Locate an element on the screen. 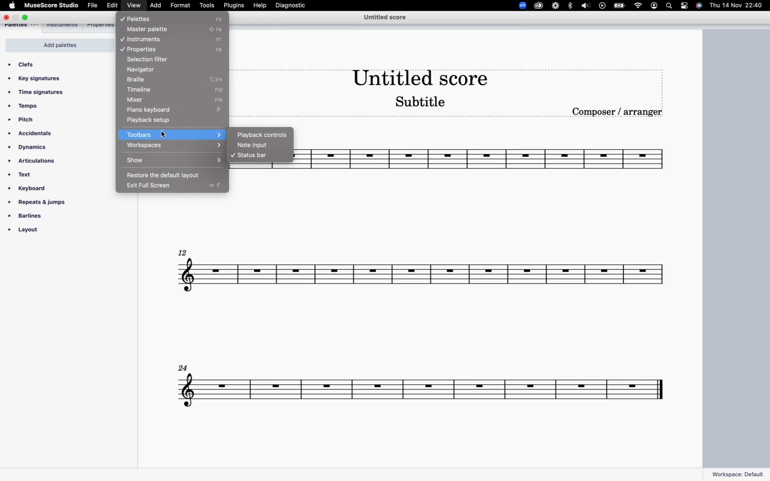 Image resolution: width=770 pixels, height=481 pixels. F7 is located at coordinates (222, 38).